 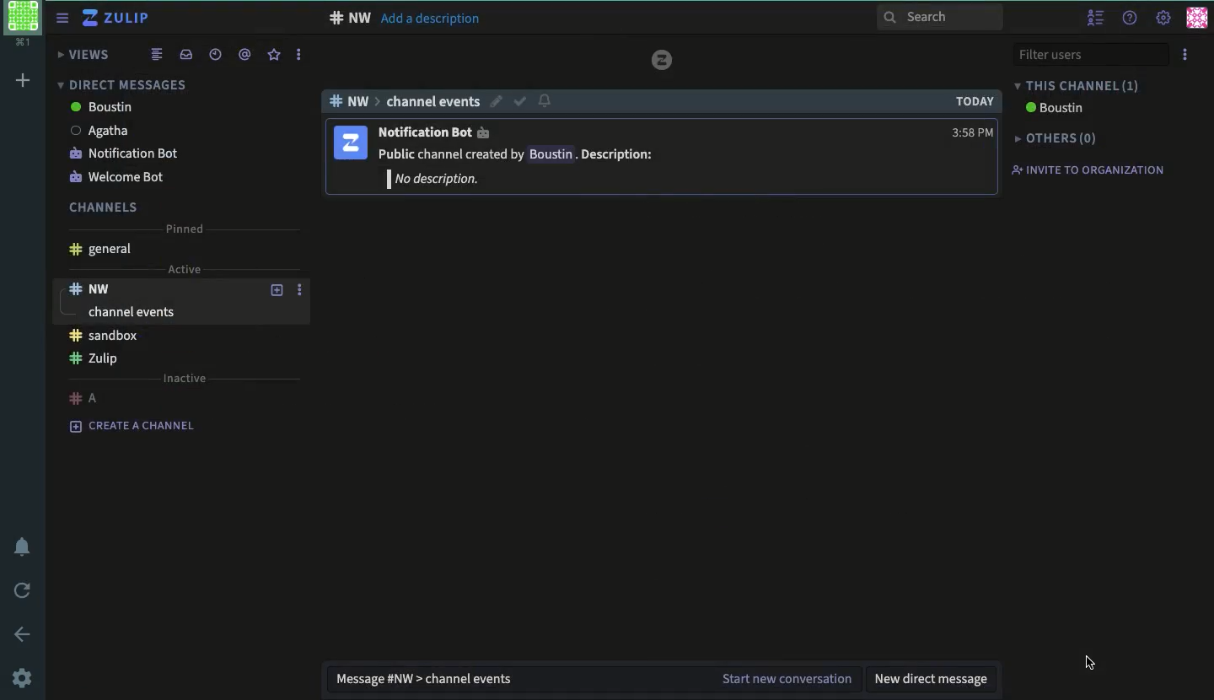 What do you see at coordinates (26, 633) in the screenshot?
I see `back` at bounding box center [26, 633].